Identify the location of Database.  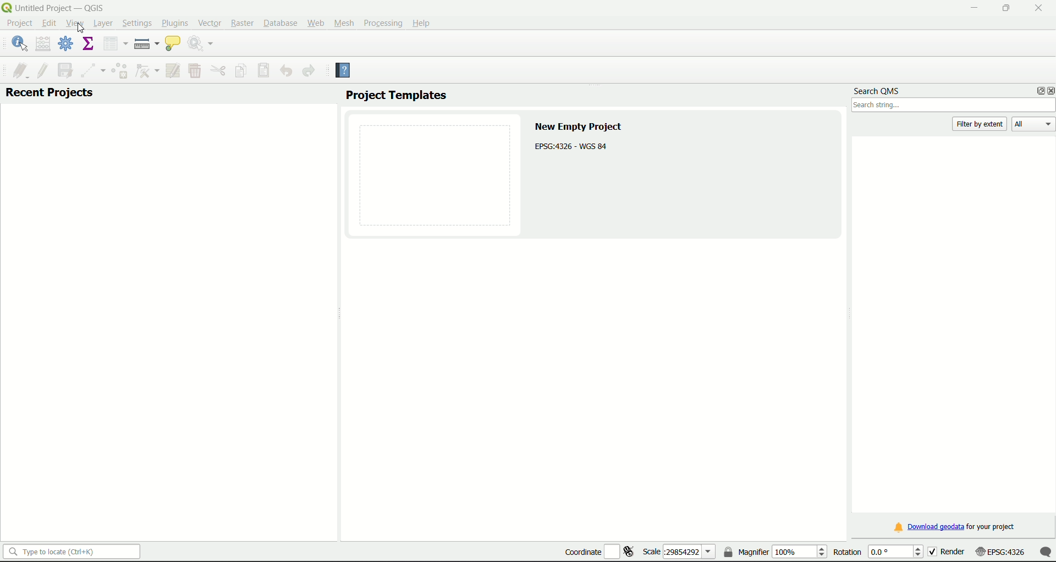
(279, 23).